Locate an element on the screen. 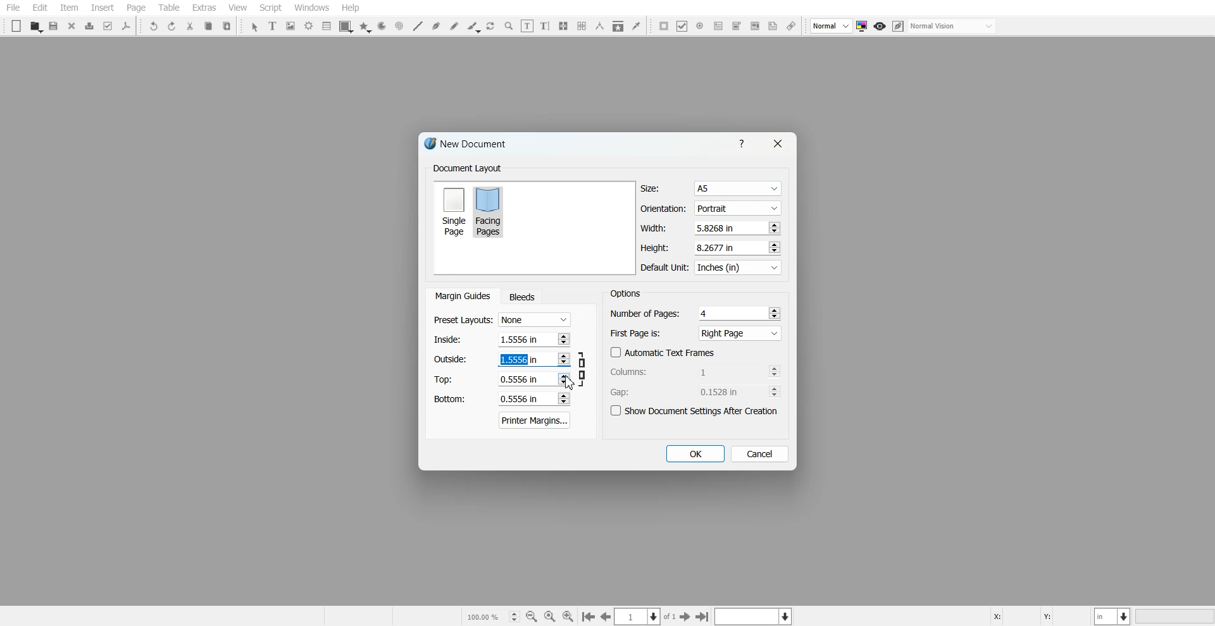 This screenshot has height=626, width=1215. Go to the first page is located at coordinates (704, 617).